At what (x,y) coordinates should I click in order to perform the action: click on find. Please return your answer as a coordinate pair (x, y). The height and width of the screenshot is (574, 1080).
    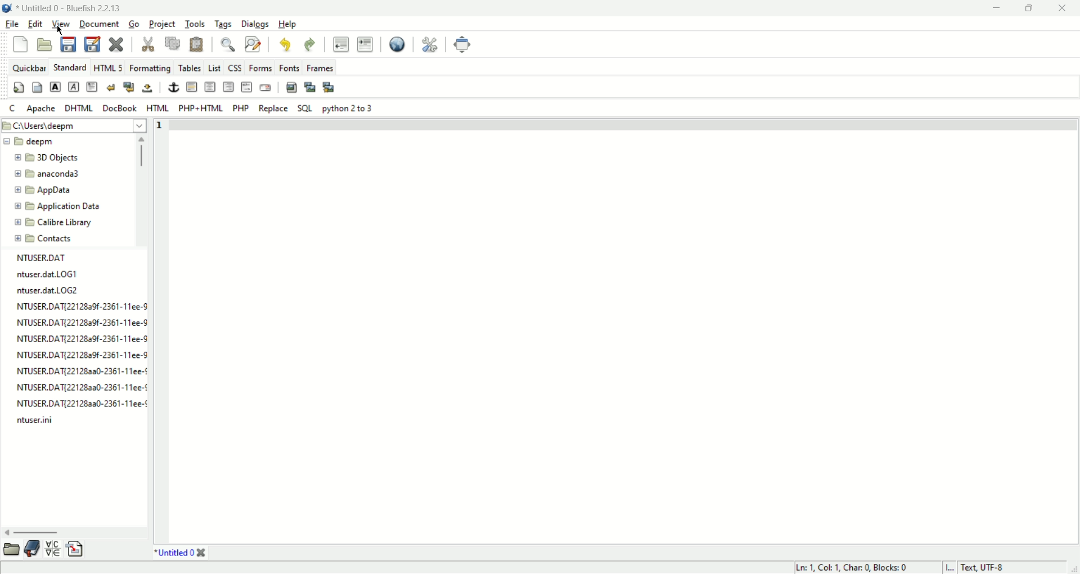
    Looking at the image, I should click on (230, 44).